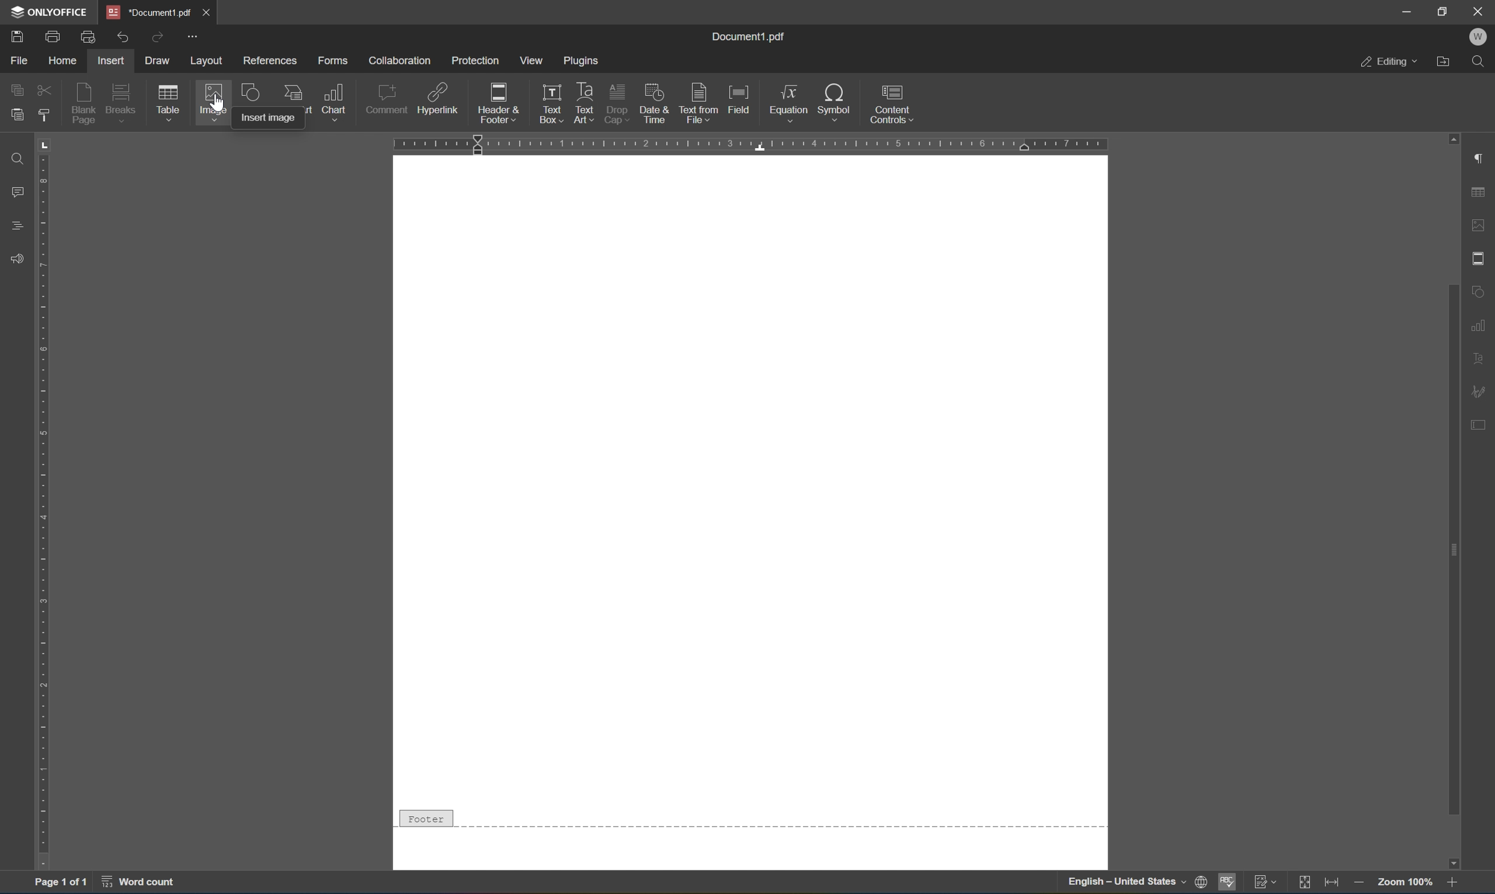 The width and height of the screenshot is (1495, 894). I want to click on zoom 100%, so click(1403, 883).